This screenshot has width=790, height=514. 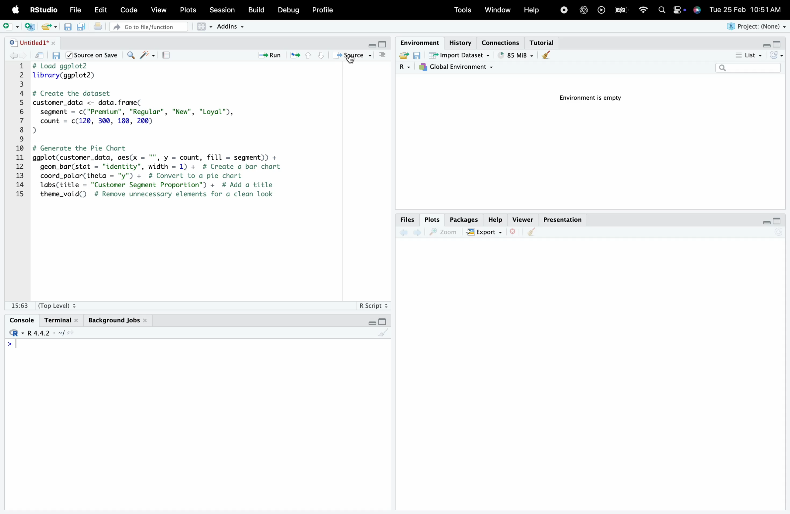 What do you see at coordinates (19, 304) in the screenshot?
I see `1:1` at bounding box center [19, 304].